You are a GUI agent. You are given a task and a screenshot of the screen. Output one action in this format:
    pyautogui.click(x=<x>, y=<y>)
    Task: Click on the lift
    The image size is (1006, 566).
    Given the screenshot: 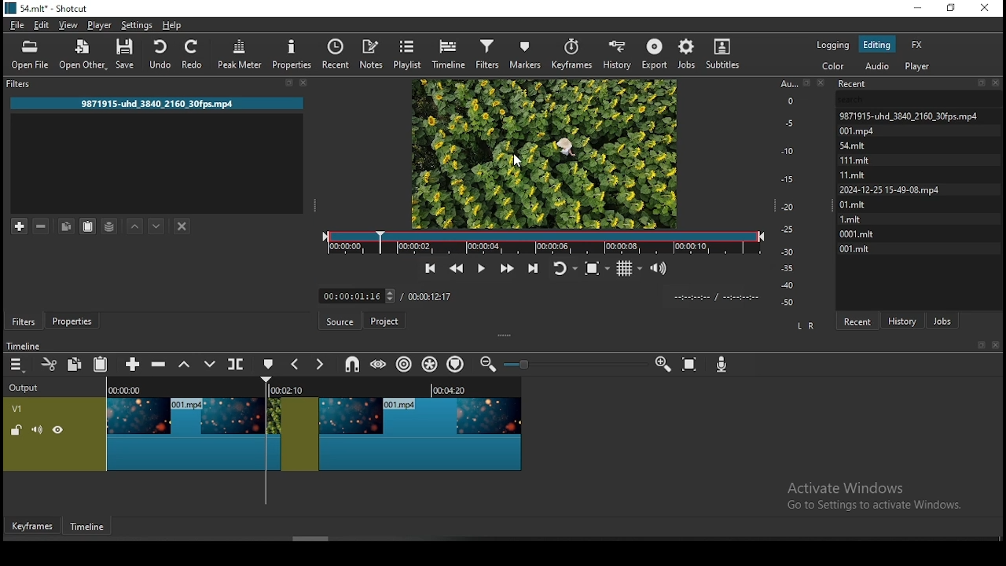 What is the action you would take?
    pyautogui.click(x=185, y=365)
    